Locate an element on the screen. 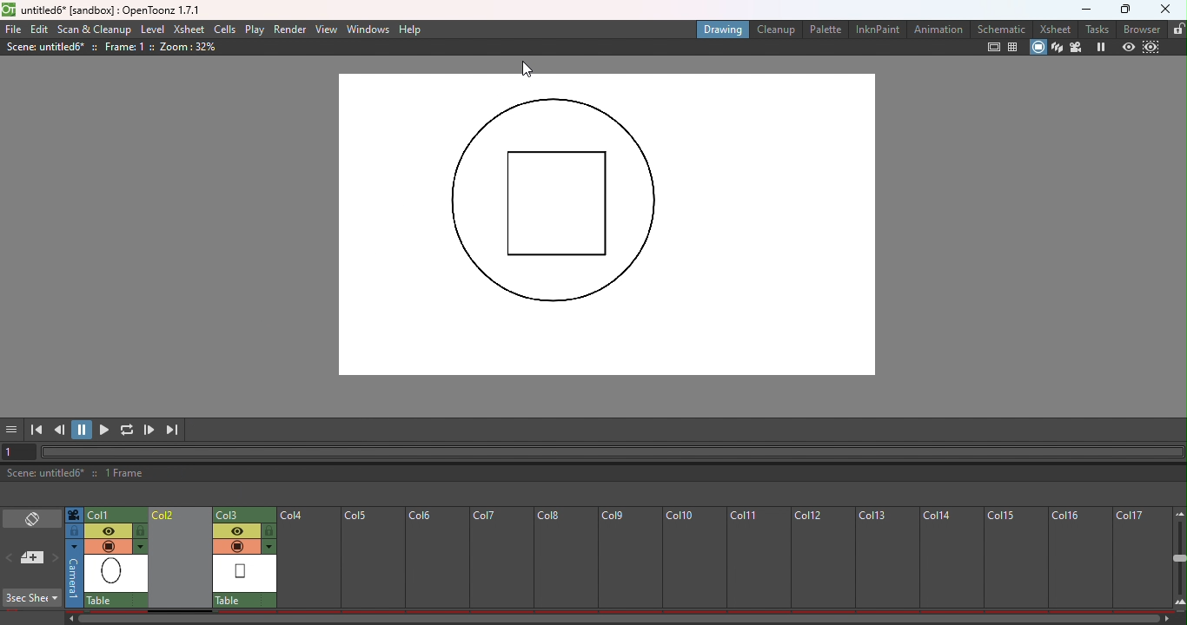  First frame is located at coordinates (36, 430).